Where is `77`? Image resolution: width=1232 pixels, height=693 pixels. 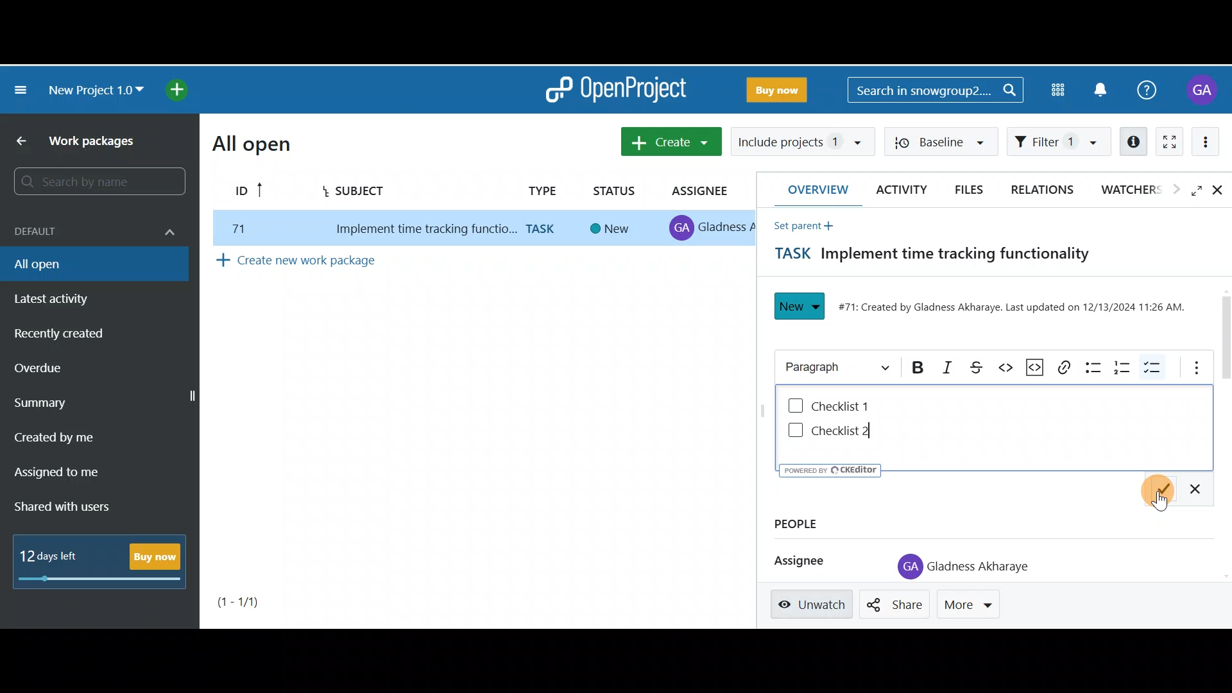 77 is located at coordinates (235, 228).